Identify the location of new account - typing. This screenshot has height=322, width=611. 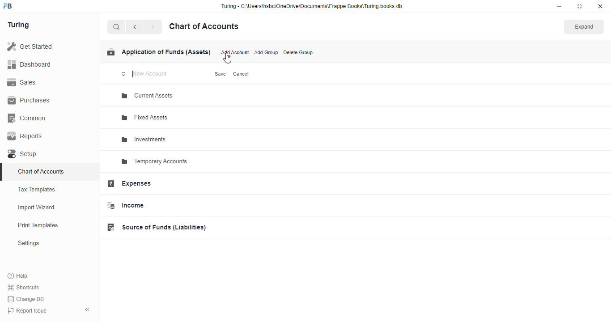
(146, 74).